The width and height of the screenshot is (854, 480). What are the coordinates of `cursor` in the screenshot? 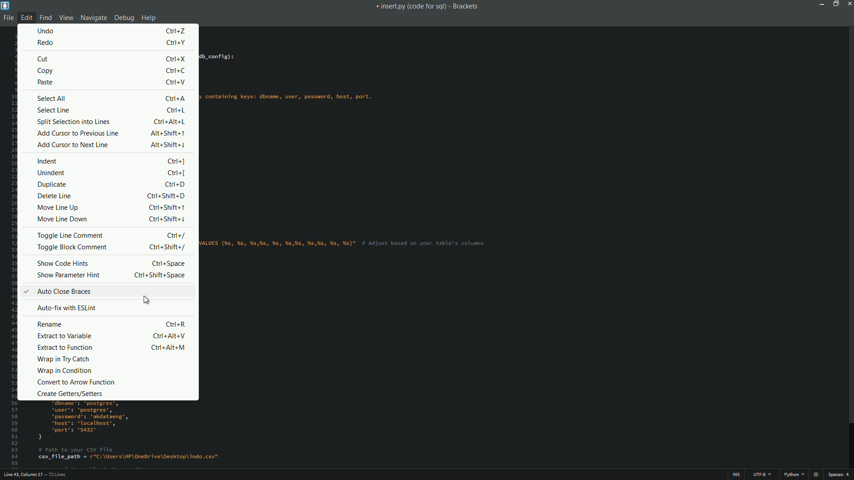 It's located at (145, 301).